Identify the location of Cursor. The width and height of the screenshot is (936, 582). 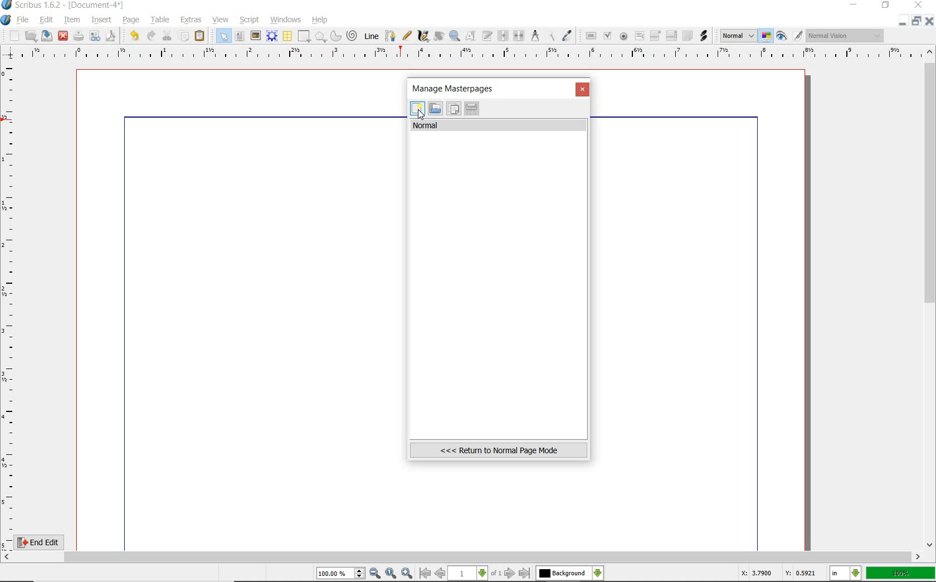
(421, 114).